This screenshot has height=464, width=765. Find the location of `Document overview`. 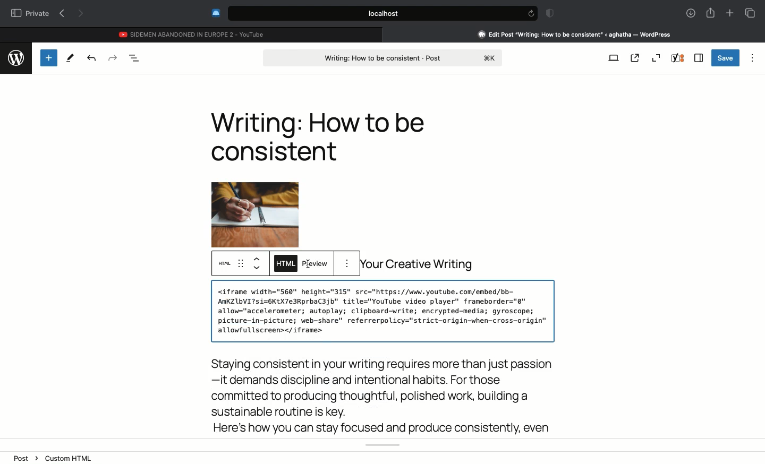

Document overview is located at coordinates (135, 58).